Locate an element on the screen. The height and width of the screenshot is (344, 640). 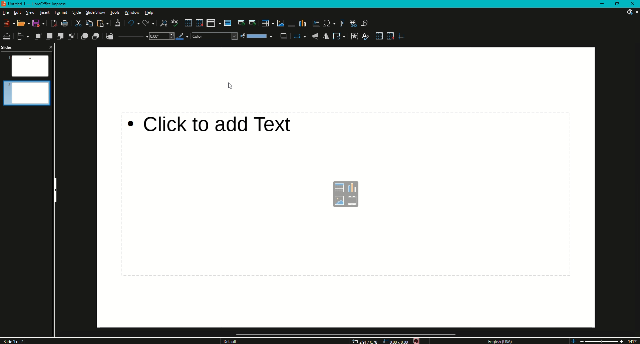
Cut is located at coordinates (77, 23).